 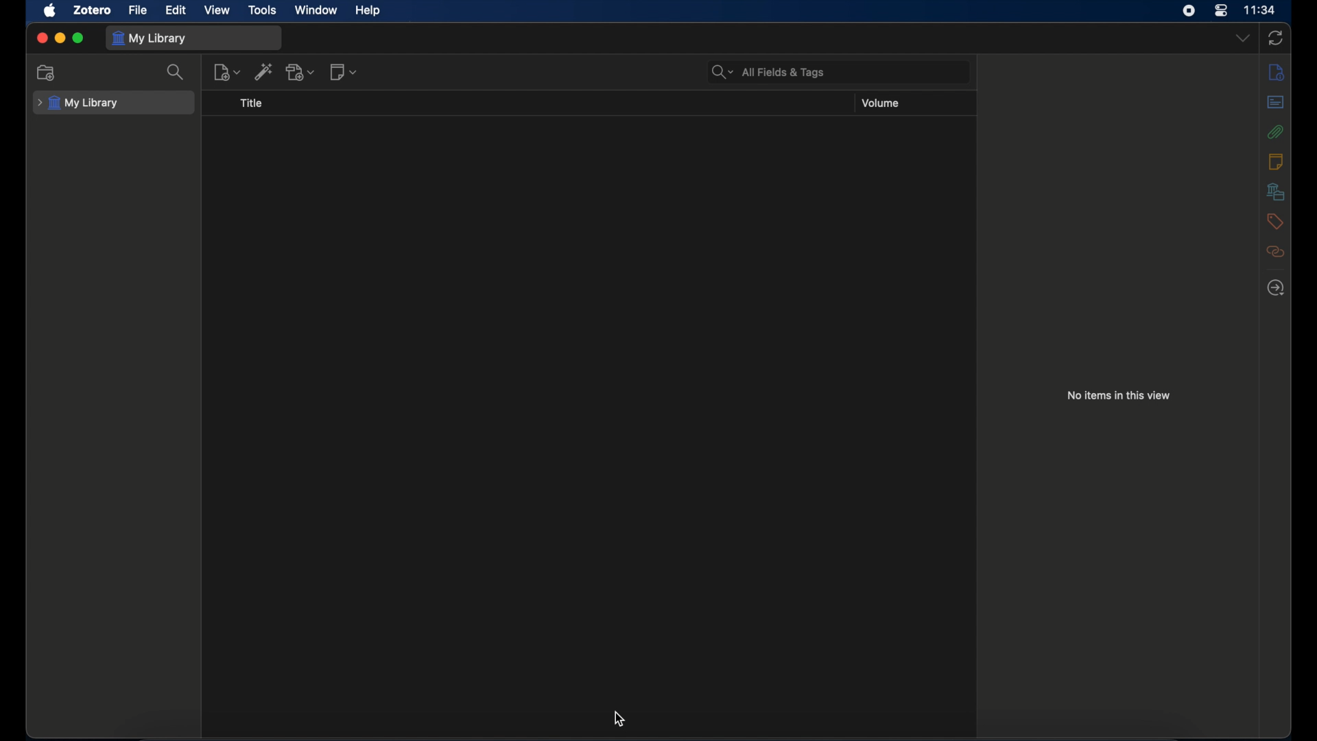 What do you see at coordinates (41, 37) in the screenshot?
I see `close` at bounding box center [41, 37].